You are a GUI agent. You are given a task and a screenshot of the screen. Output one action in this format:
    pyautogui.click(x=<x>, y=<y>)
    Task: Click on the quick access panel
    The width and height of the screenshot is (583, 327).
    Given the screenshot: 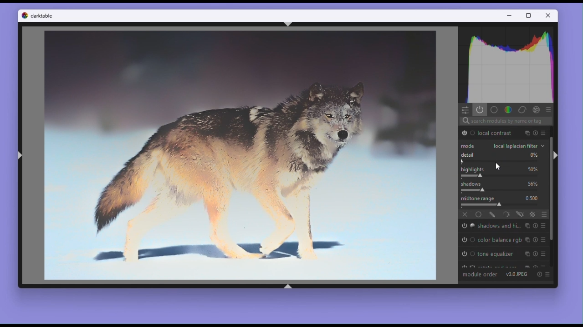 What is the action you would take?
    pyautogui.click(x=466, y=110)
    